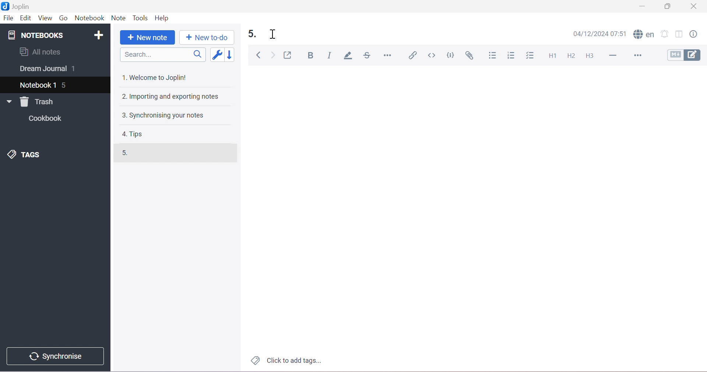  What do you see at coordinates (206, 38) in the screenshot?
I see `New to-do` at bounding box center [206, 38].